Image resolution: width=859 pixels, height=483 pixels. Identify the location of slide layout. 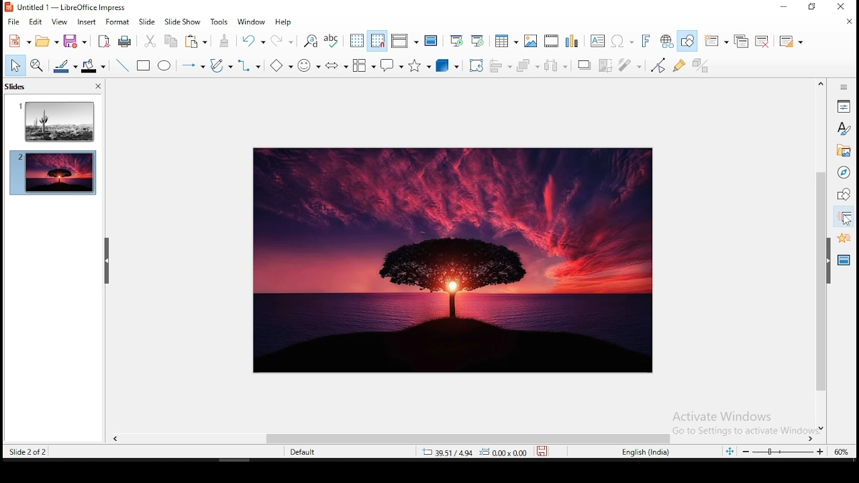
(791, 40).